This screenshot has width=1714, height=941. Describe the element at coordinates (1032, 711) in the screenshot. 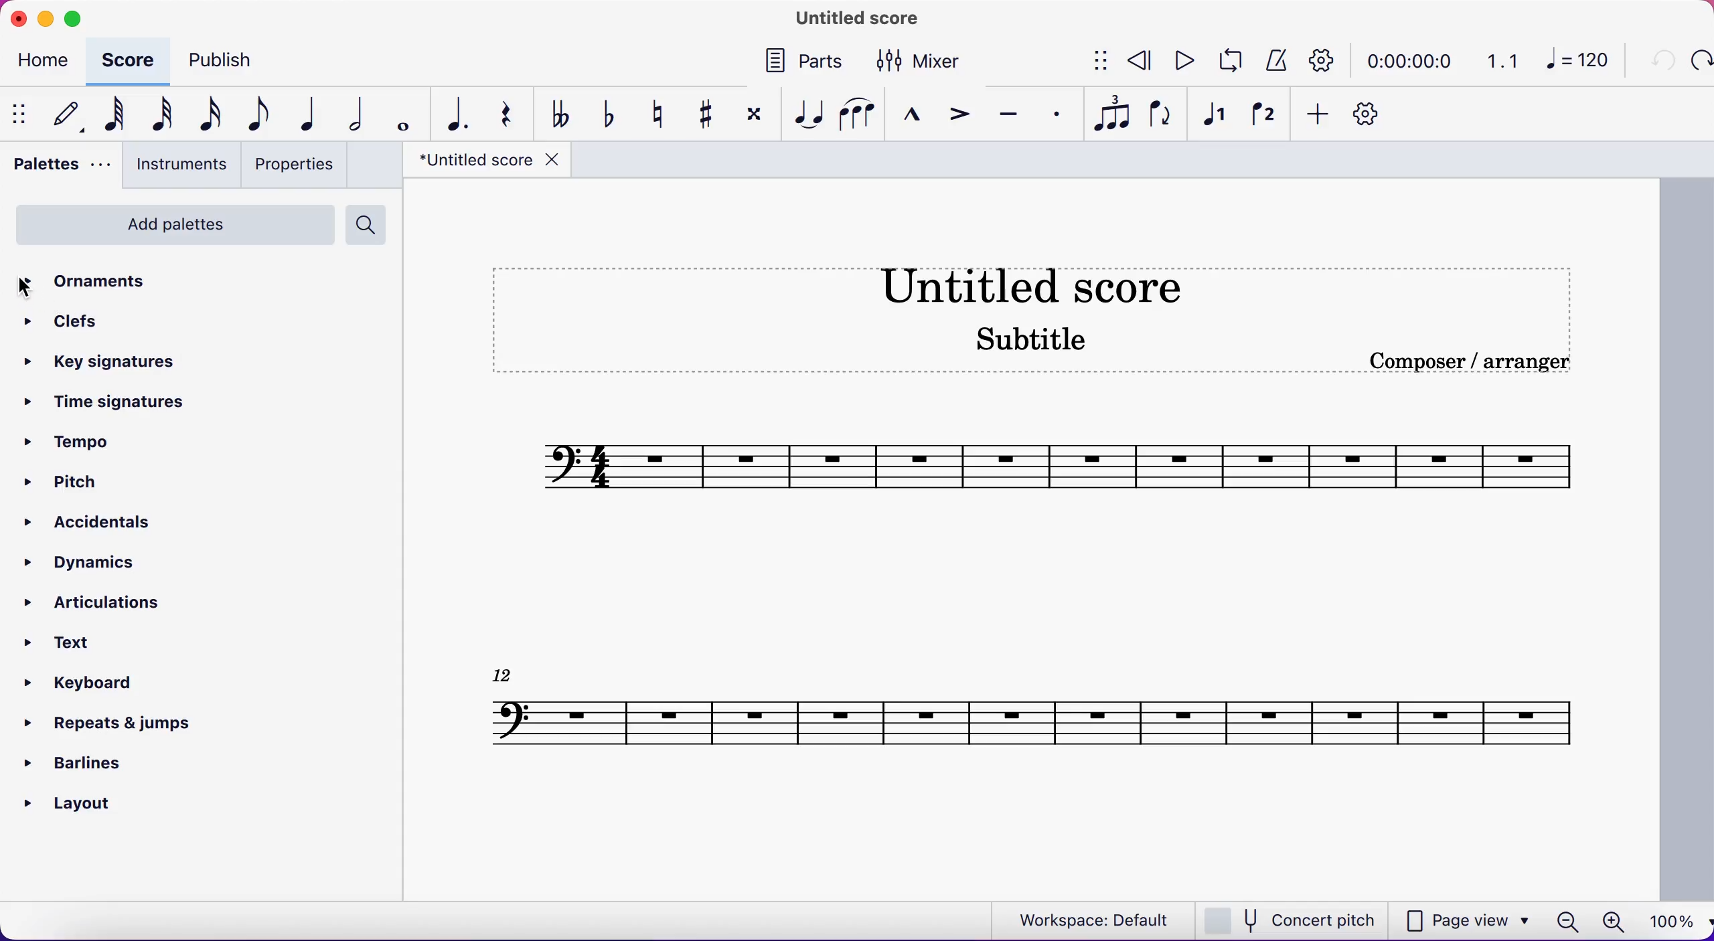

I see `Score` at that location.